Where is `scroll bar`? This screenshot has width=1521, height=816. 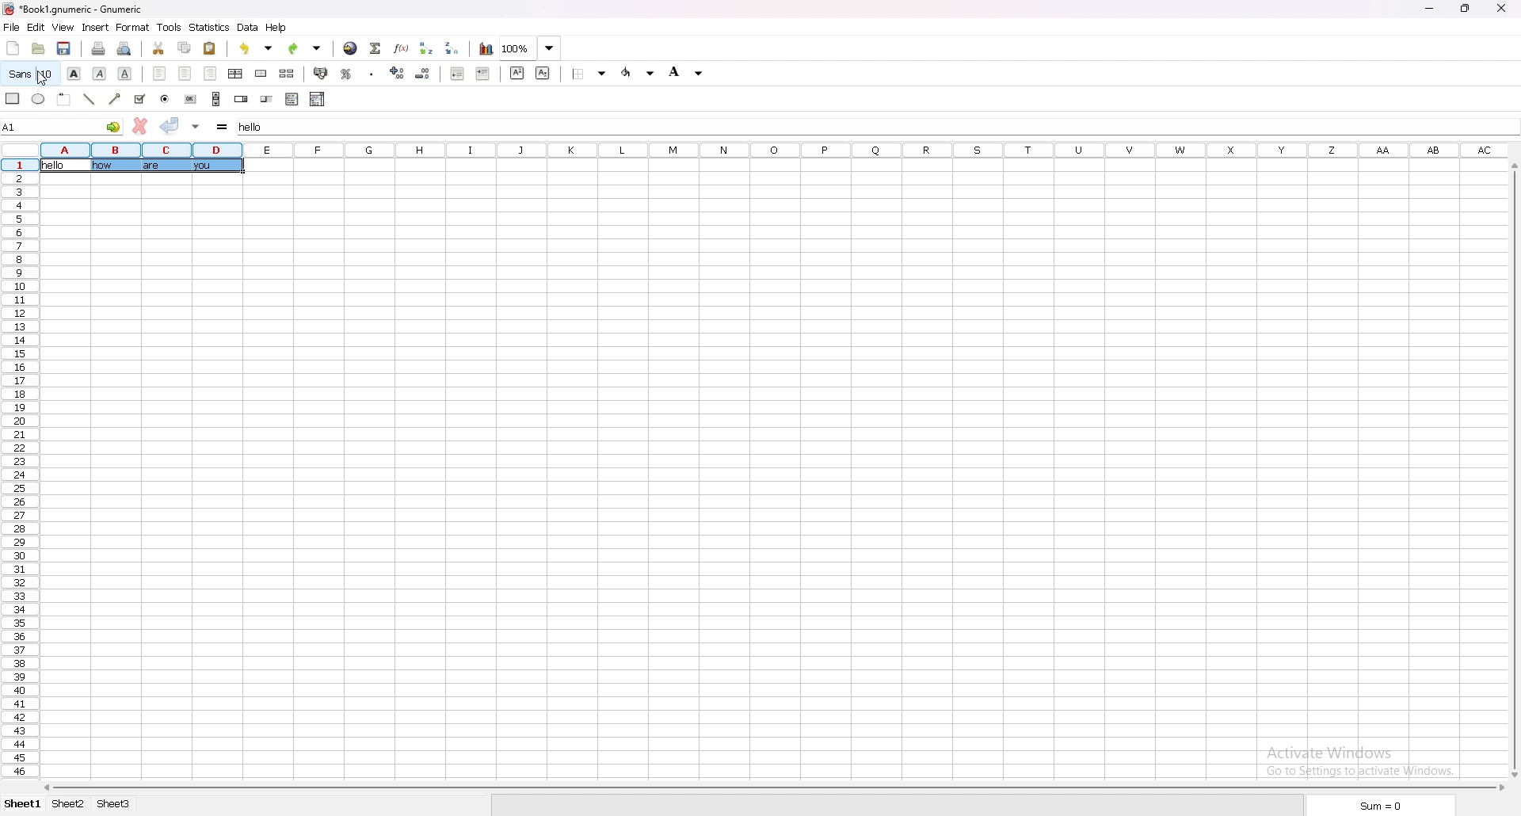 scroll bar is located at coordinates (772, 787).